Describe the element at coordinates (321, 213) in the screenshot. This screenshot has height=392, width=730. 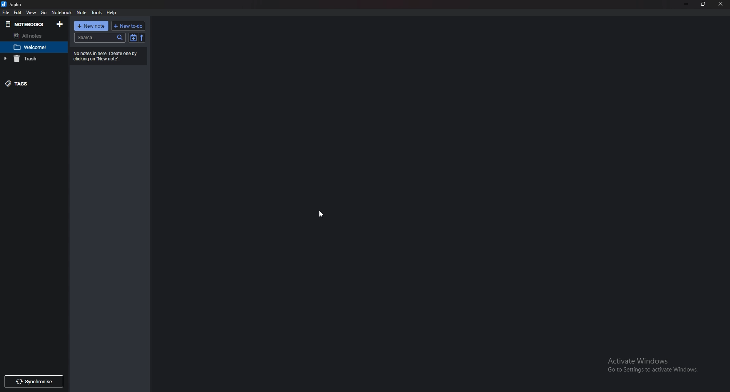
I see `Cursor` at that location.